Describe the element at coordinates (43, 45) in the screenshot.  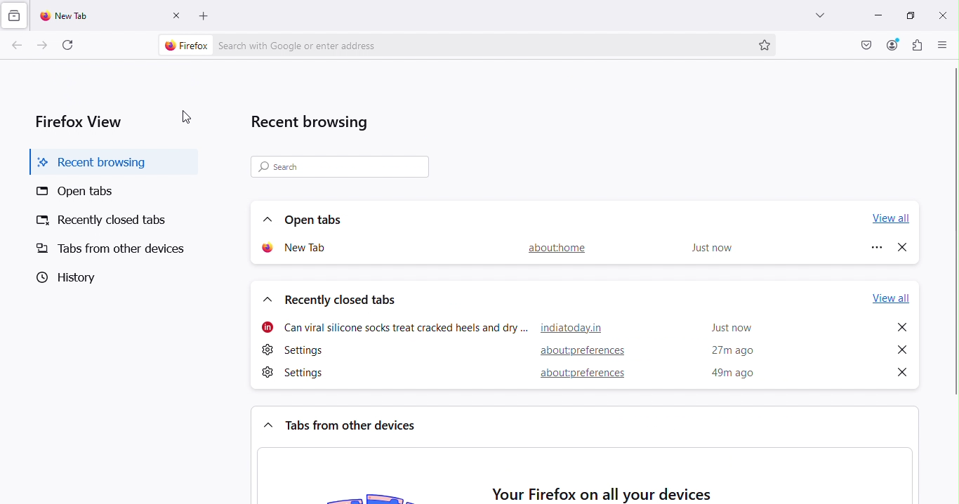
I see `Go forward one page` at that location.